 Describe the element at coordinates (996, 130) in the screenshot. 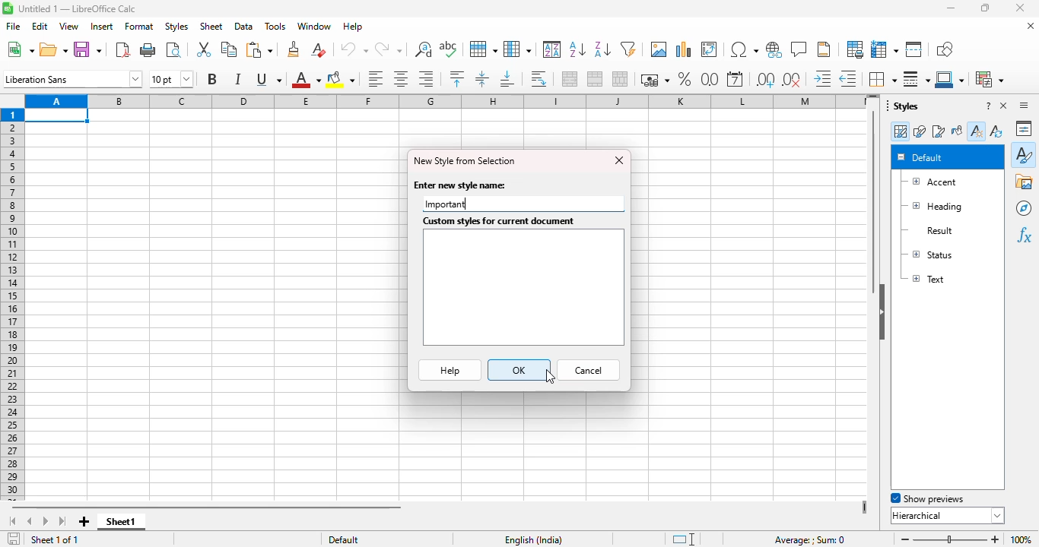

I see `update style` at that location.